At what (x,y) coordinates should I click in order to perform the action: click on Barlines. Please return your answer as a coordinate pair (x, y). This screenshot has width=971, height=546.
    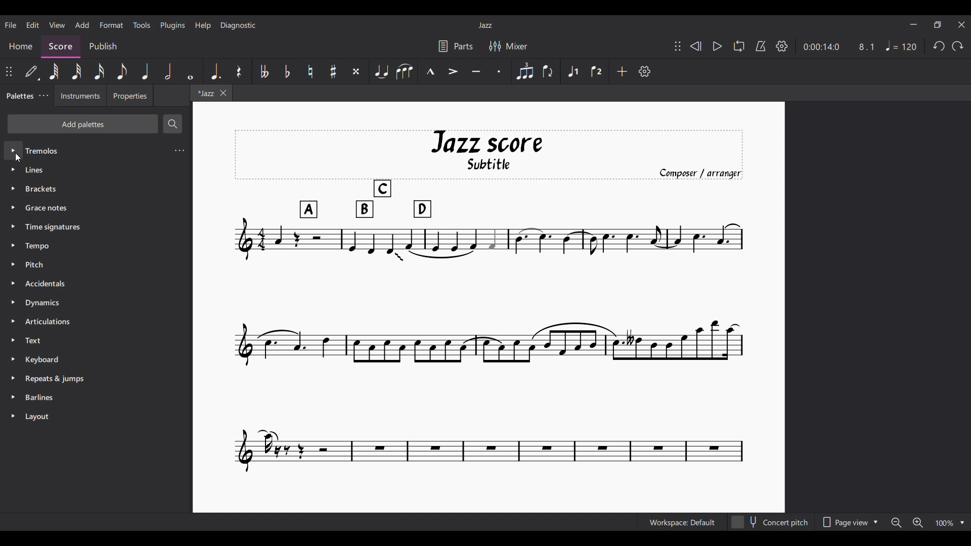
    Looking at the image, I should click on (96, 396).